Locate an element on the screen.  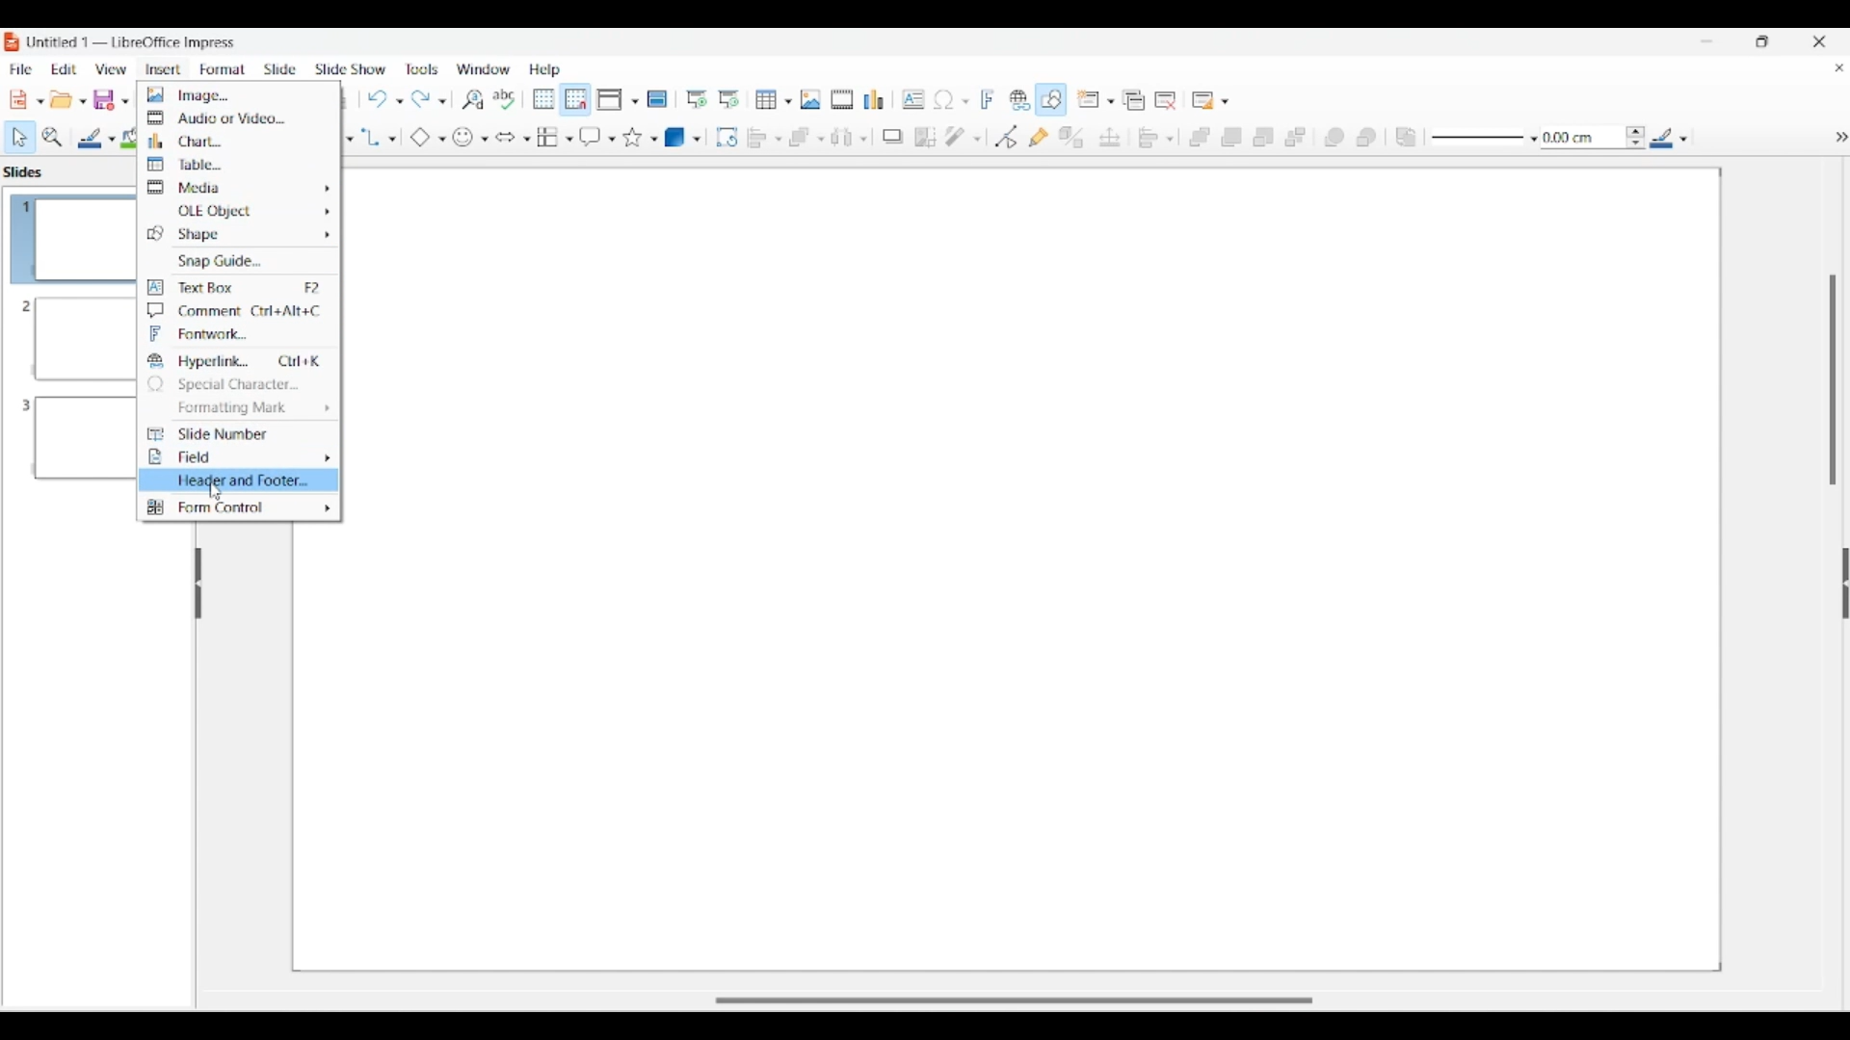
Audio or Video is located at coordinates (239, 117).